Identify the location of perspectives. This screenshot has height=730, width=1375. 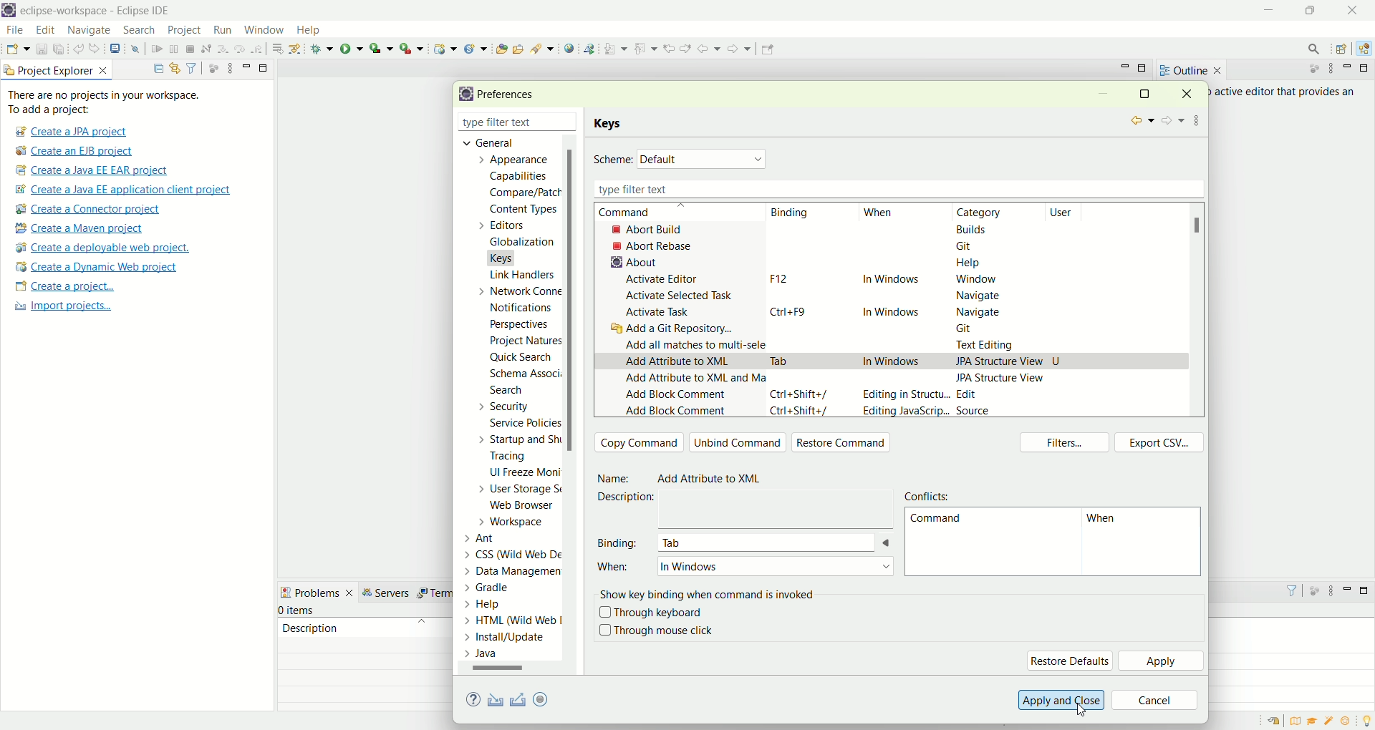
(517, 324).